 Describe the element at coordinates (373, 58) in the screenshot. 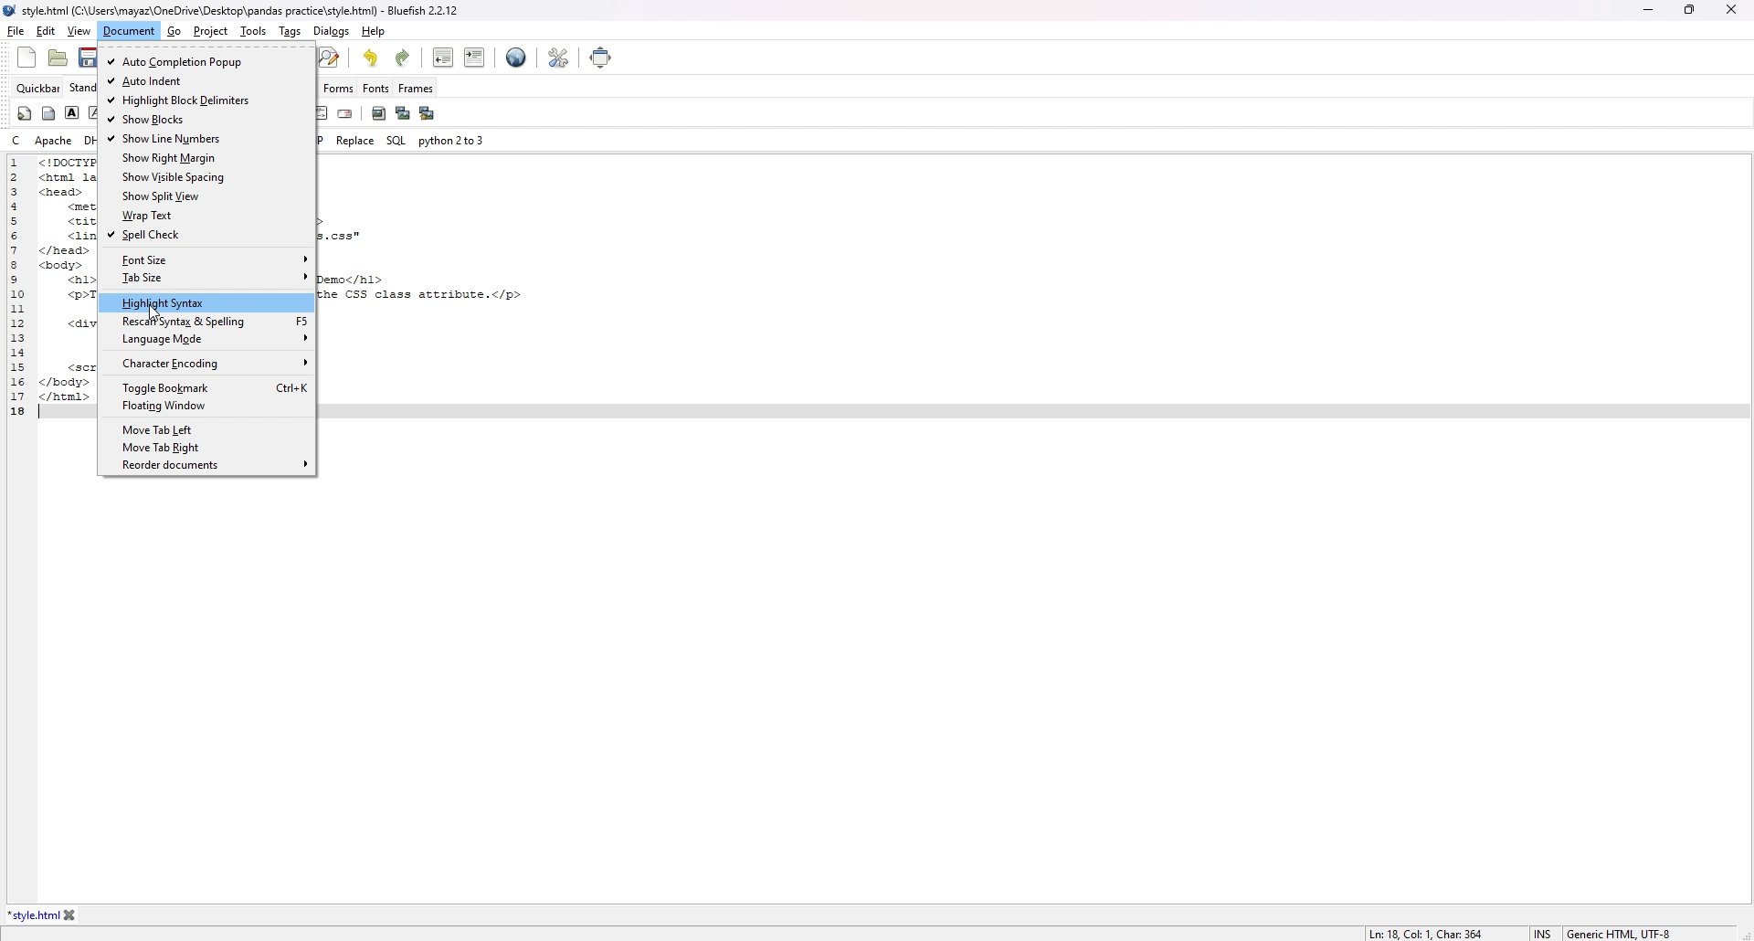

I see `undo` at that location.